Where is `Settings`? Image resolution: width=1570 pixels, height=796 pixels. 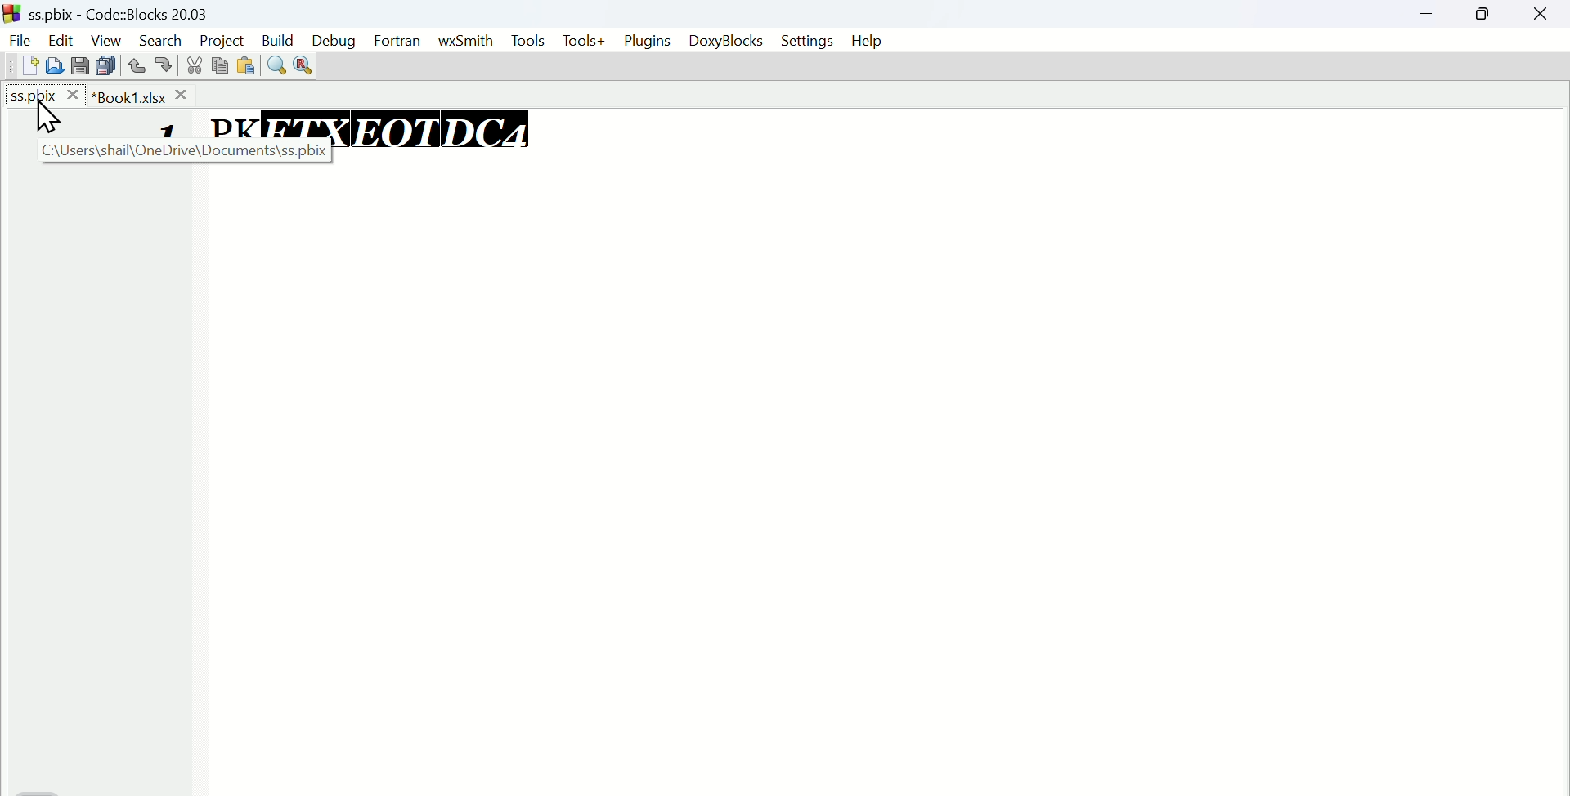 Settings is located at coordinates (805, 41).